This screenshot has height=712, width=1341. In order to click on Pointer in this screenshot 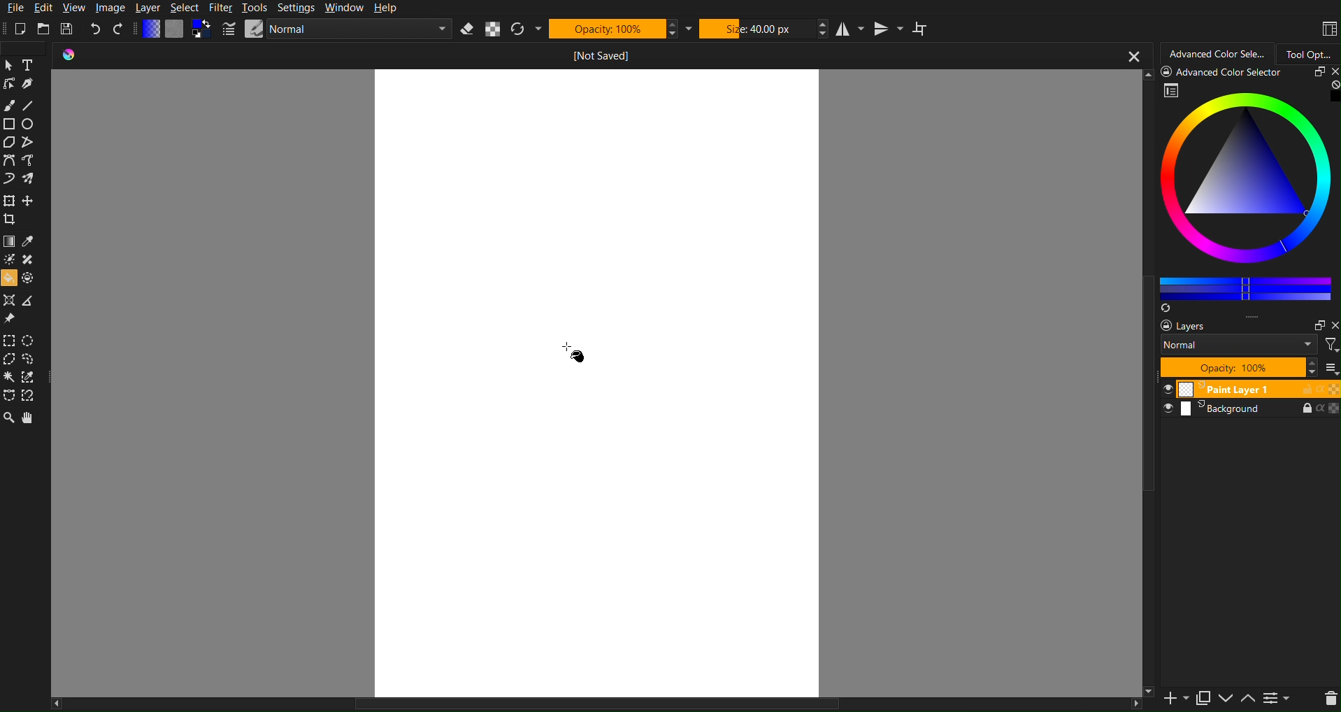, I will do `click(8, 64)`.